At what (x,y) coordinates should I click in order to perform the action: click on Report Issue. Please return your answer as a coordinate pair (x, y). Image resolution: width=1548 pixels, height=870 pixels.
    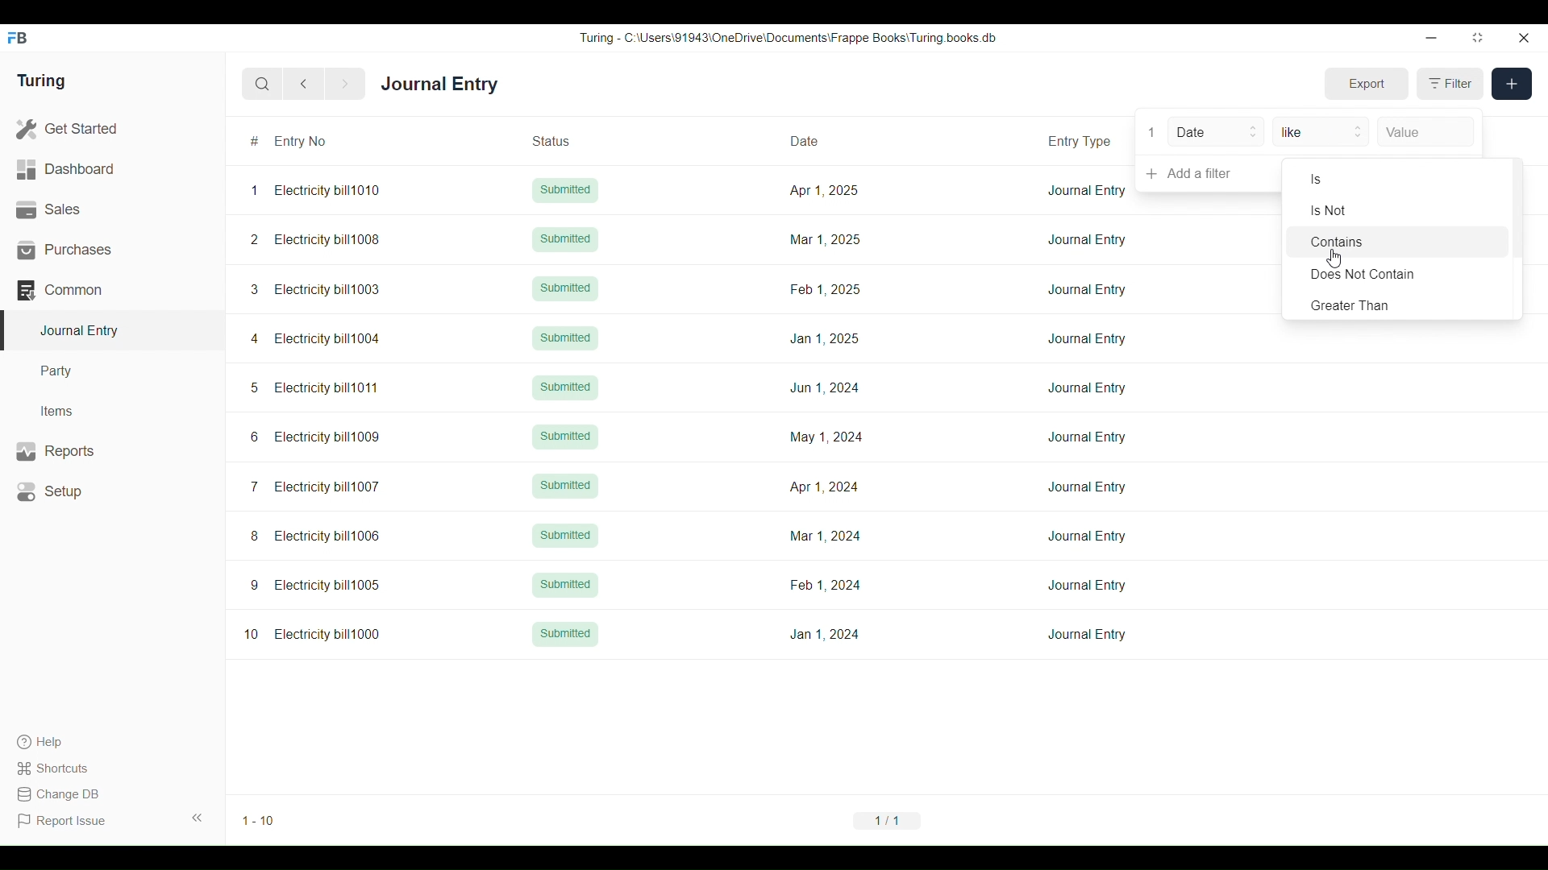
    Looking at the image, I should click on (62, 821).